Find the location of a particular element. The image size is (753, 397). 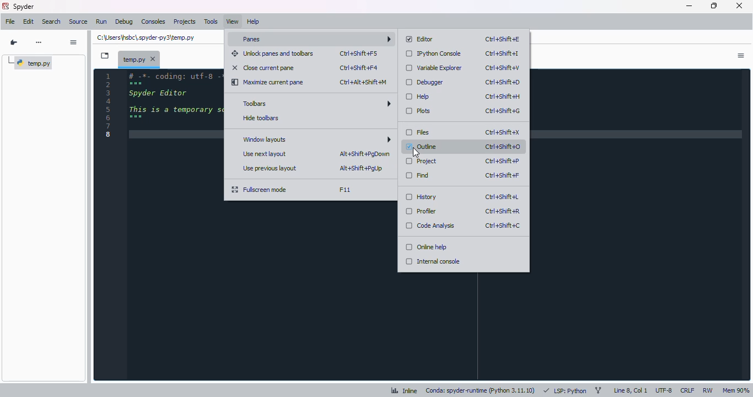

mem 90% is located at coordinates (735, 390).